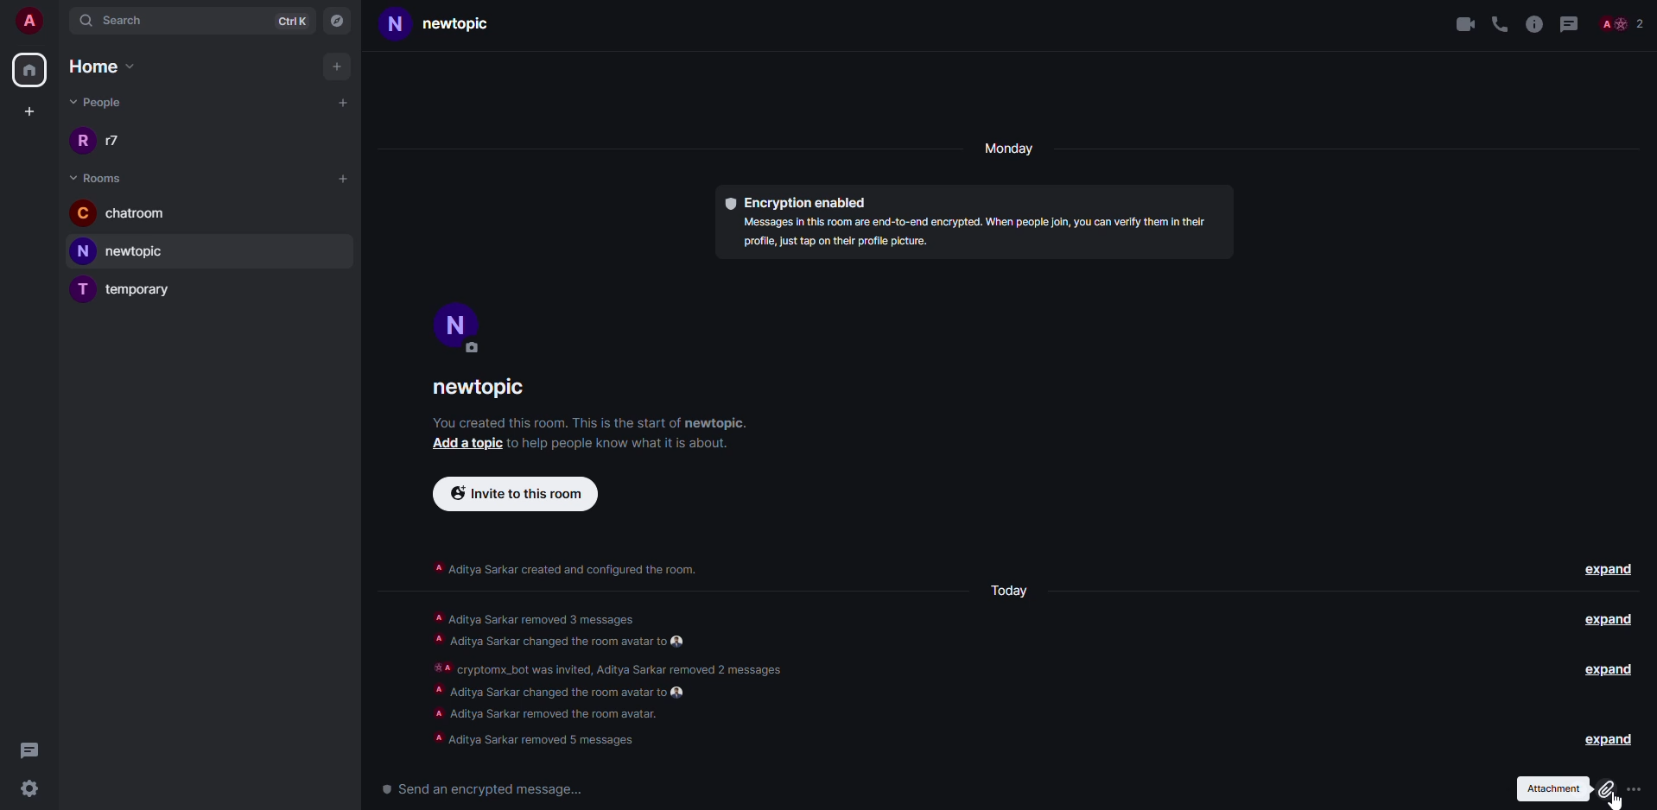 The width and height of the screenshot is (1657, 810). Describe the element at coordinates (1641, 788) in the screenshot. I see `attach` at that location.